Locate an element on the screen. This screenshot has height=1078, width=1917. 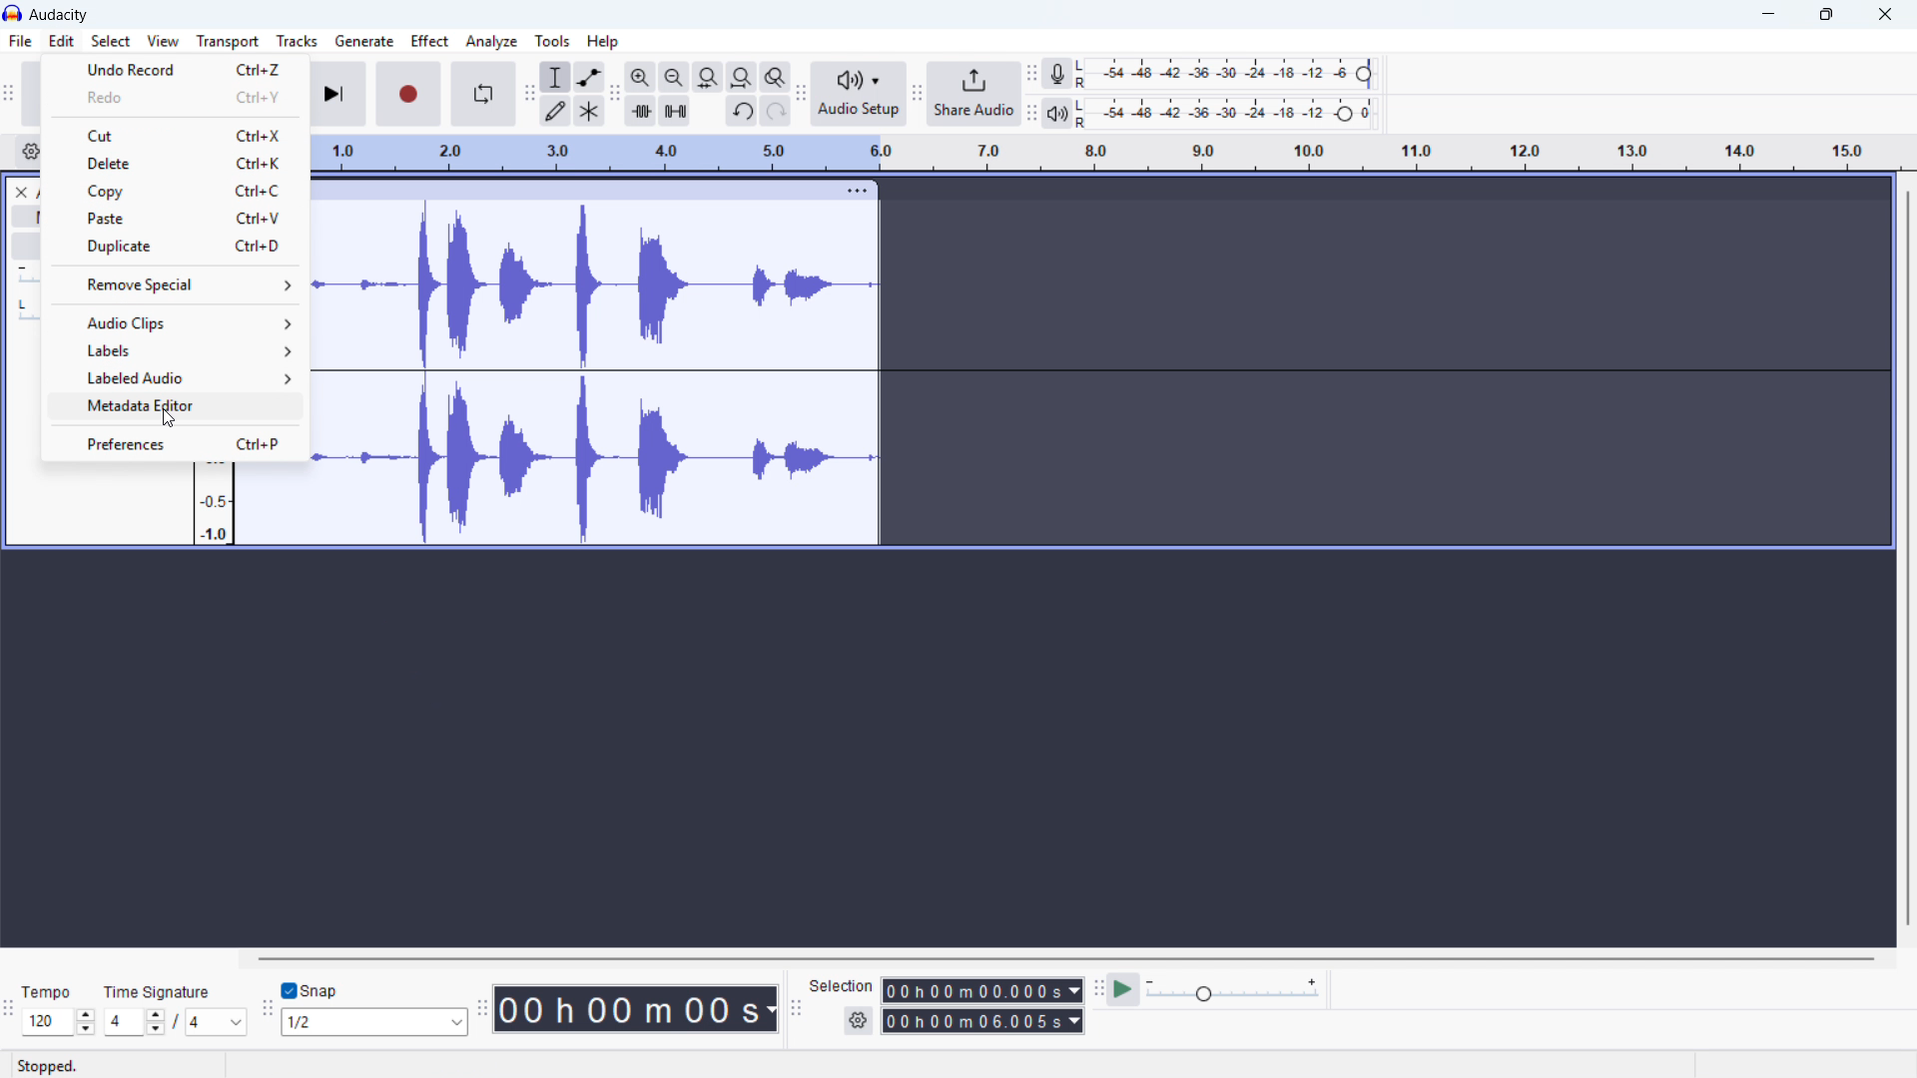
share audio is located at coordinates (975, 94).